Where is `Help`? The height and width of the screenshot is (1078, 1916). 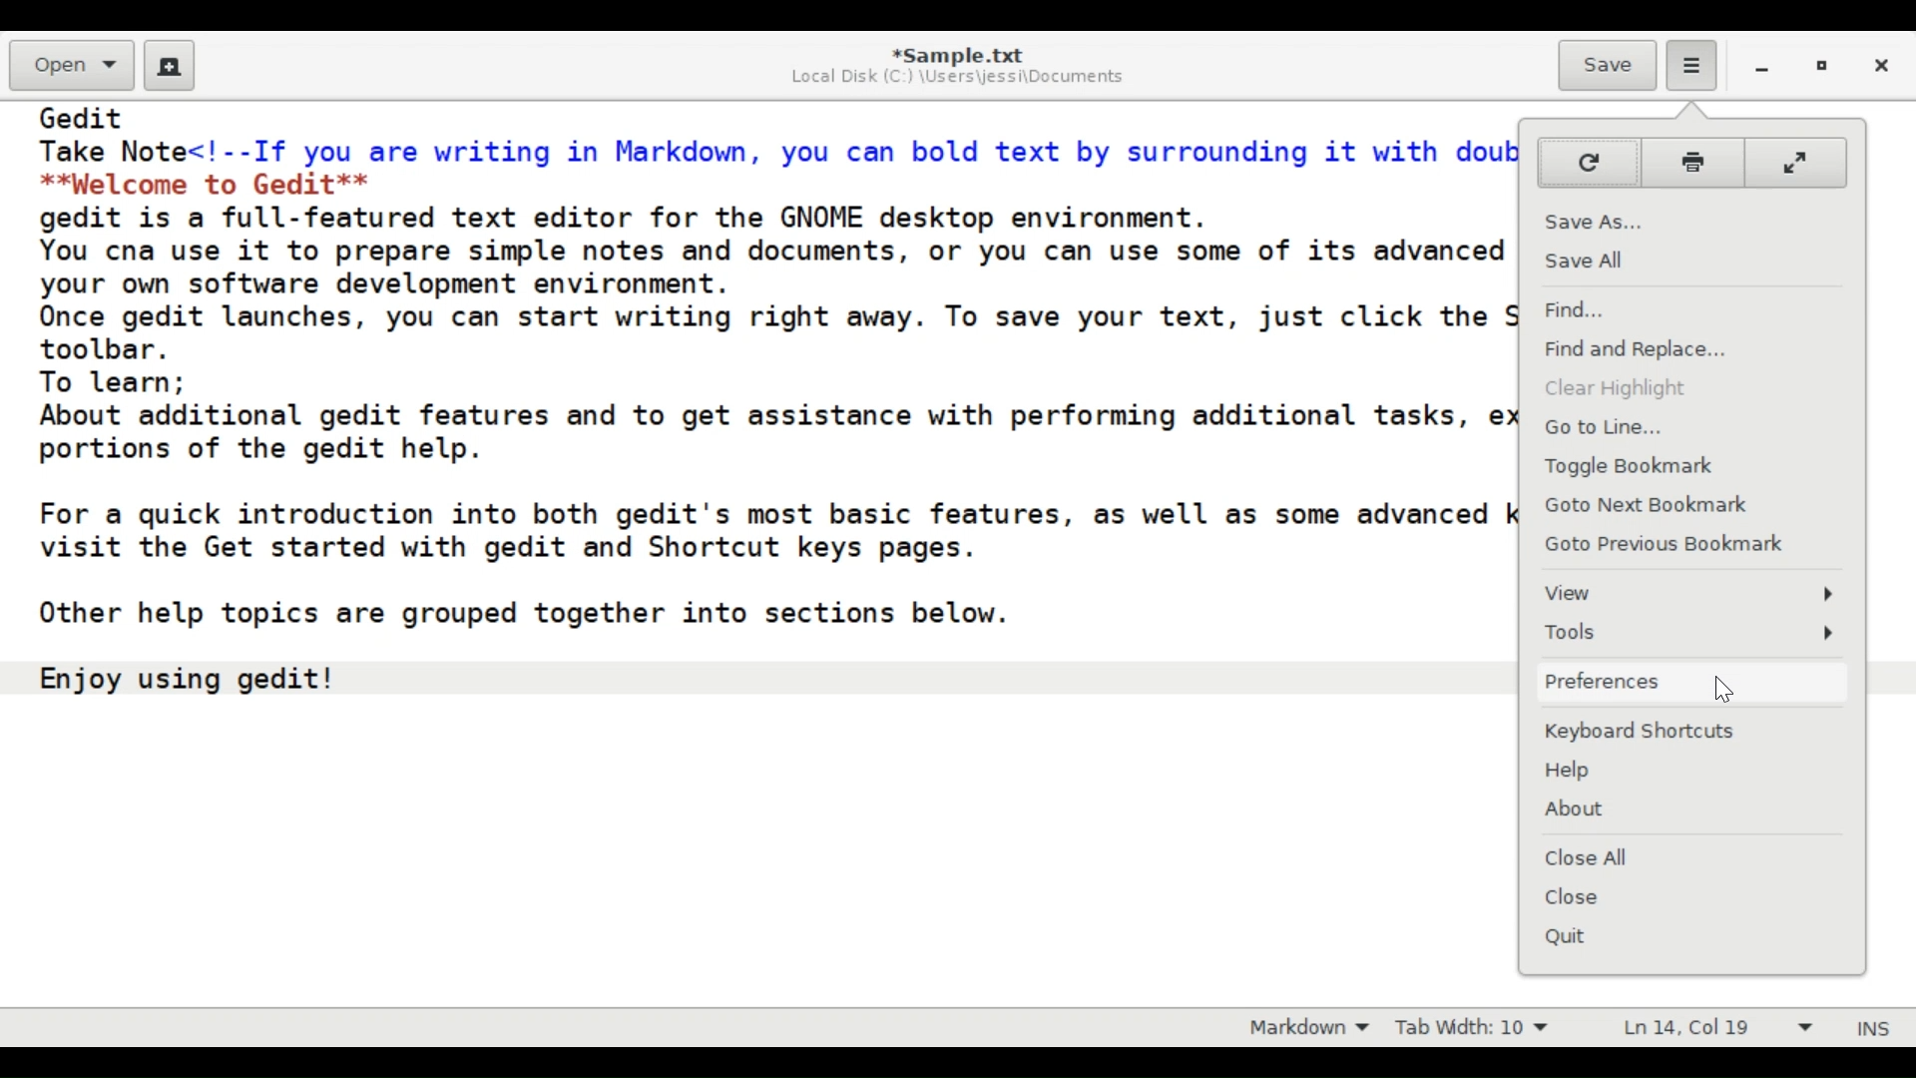 Help is located at coordinates (1695, 775).